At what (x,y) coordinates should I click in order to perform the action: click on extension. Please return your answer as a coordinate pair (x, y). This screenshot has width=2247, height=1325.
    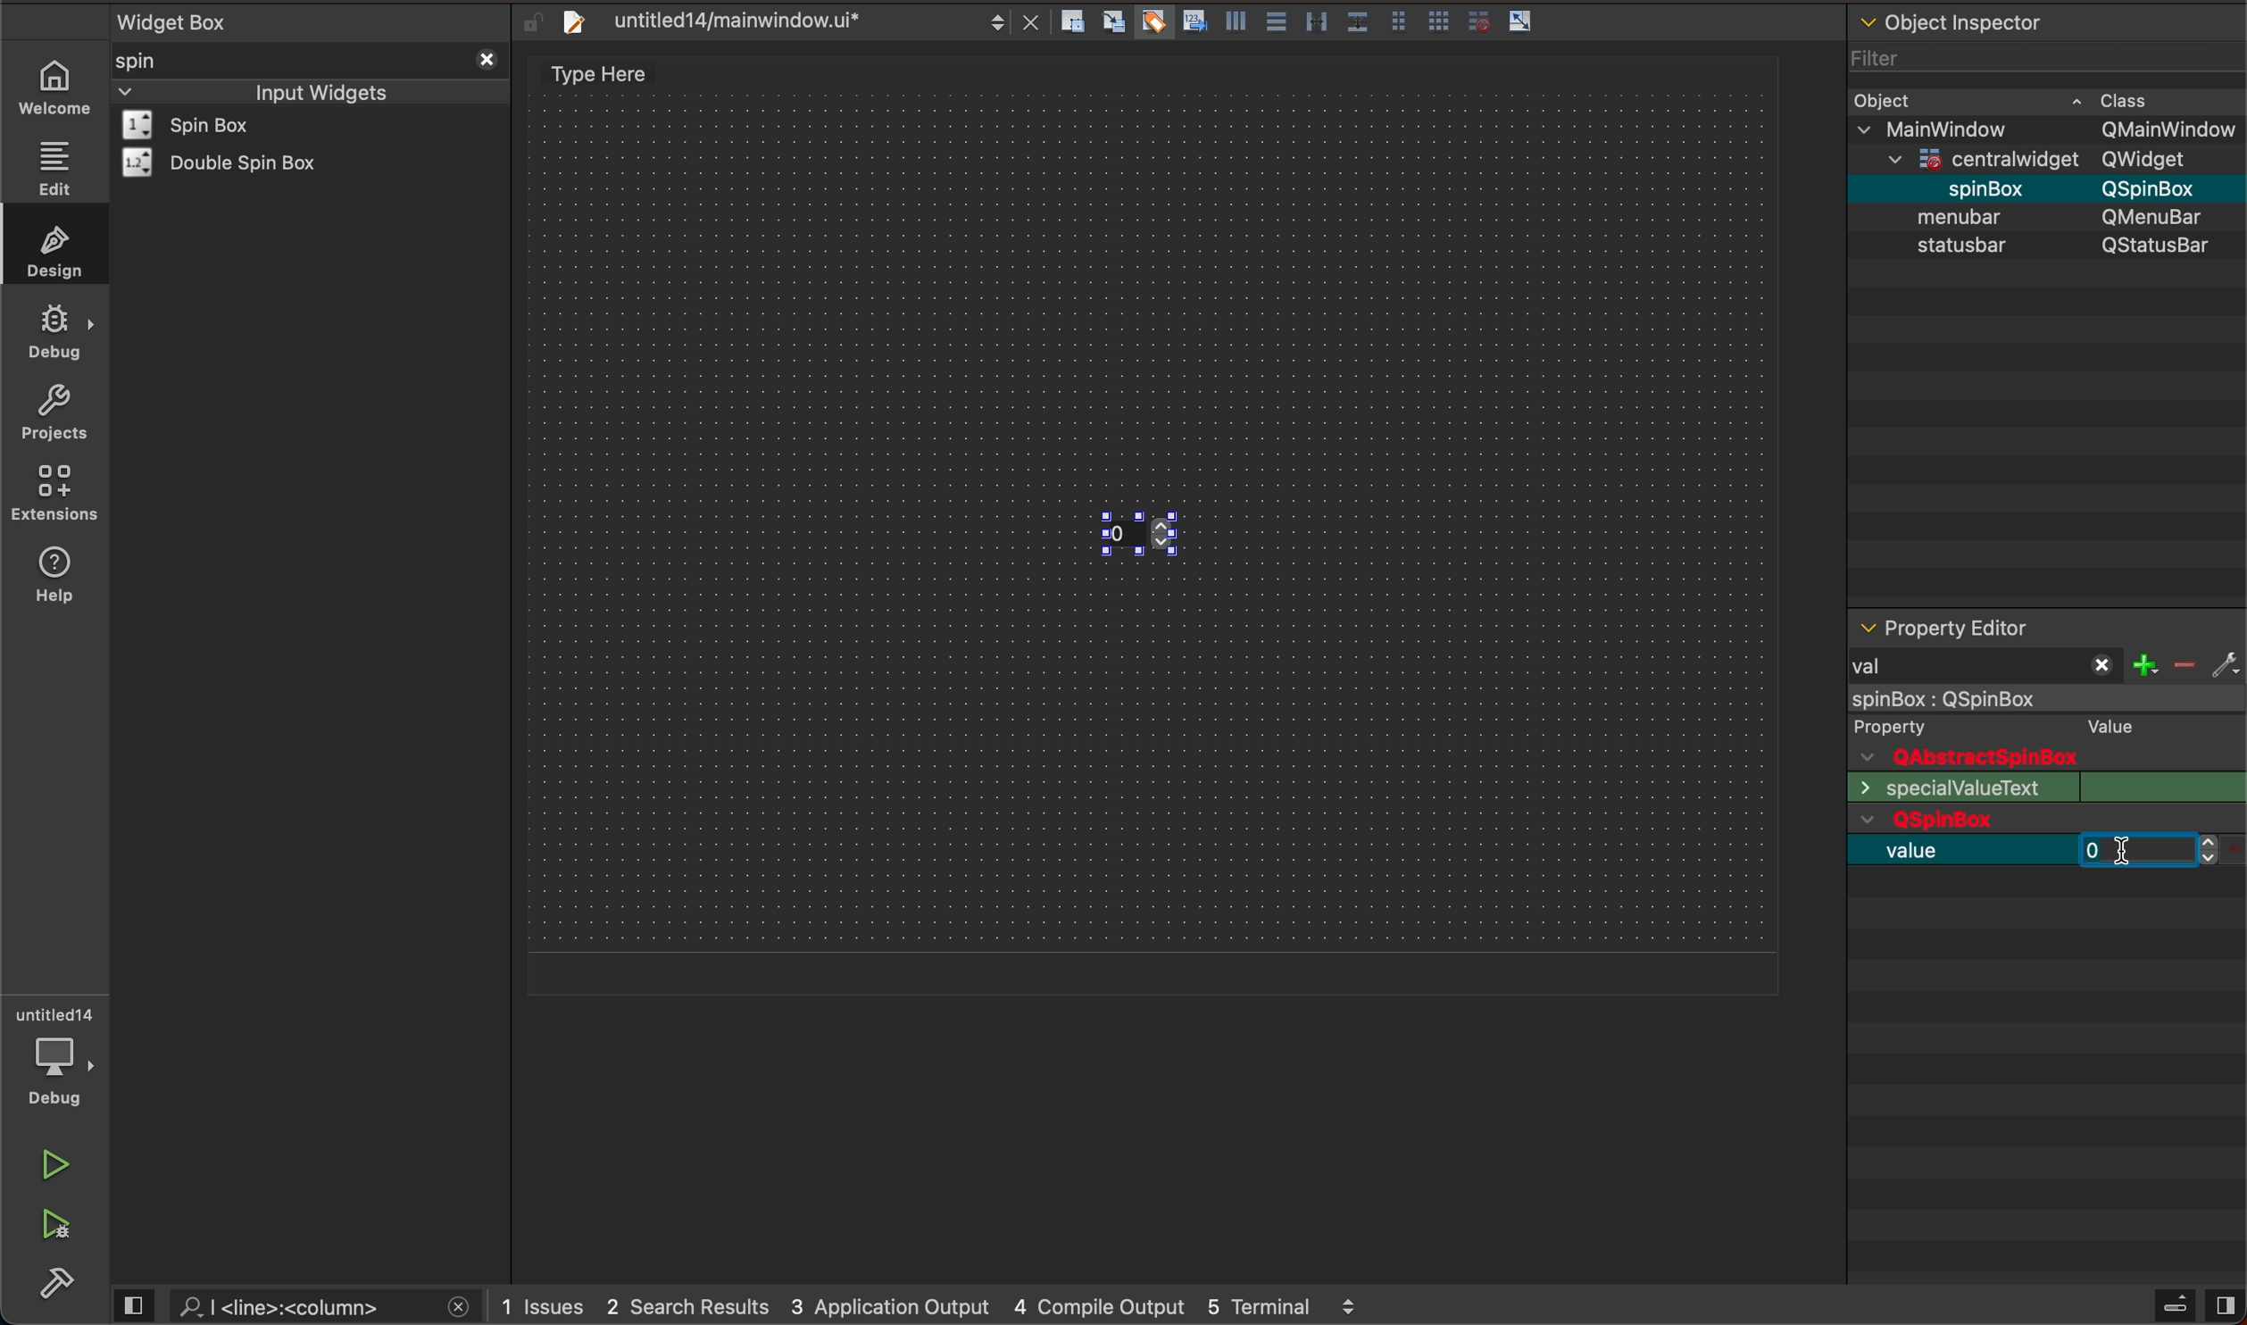
    Looking at the image, I should click on (55, 494).